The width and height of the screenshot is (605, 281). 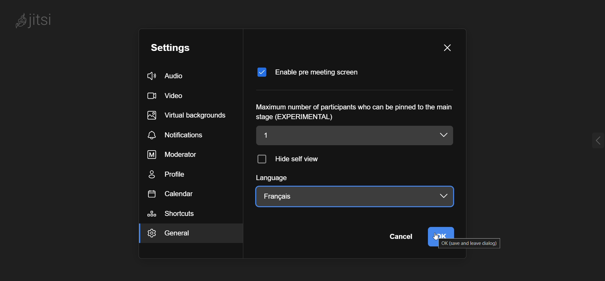 What do you see at coordinates (168, 96) in the screenshot?
I see `video` at bounding box center [168, 96].